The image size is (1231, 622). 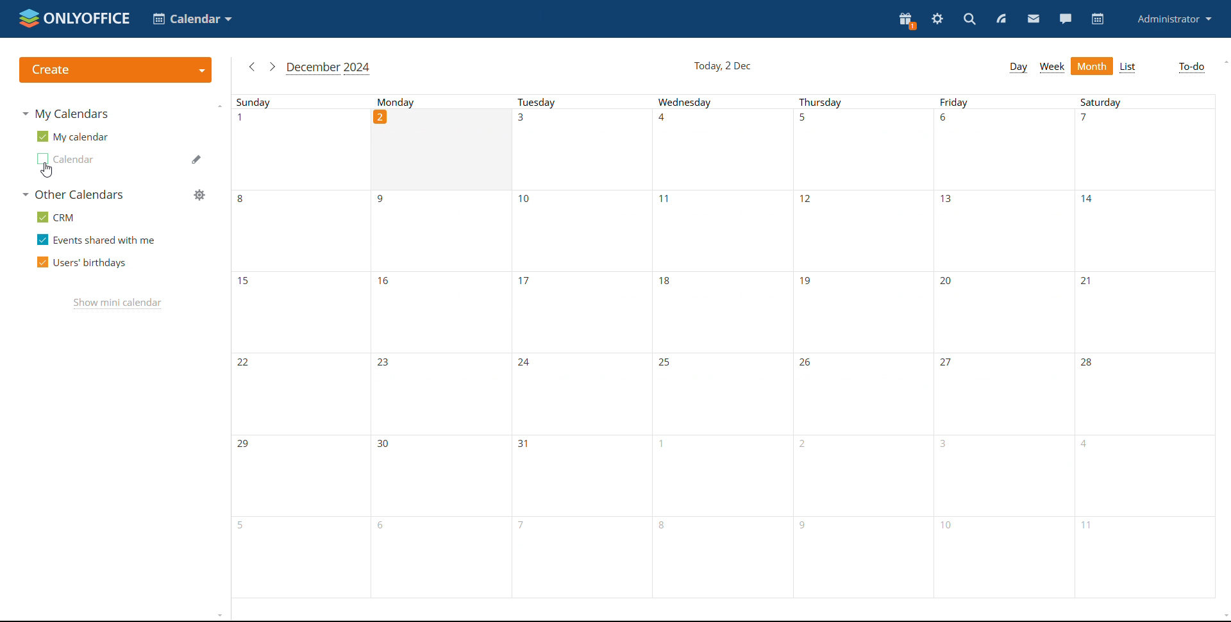 What do you see at coordinates (299, 557) in the screenshot?
I see `5` at bounding box center [299, 557].